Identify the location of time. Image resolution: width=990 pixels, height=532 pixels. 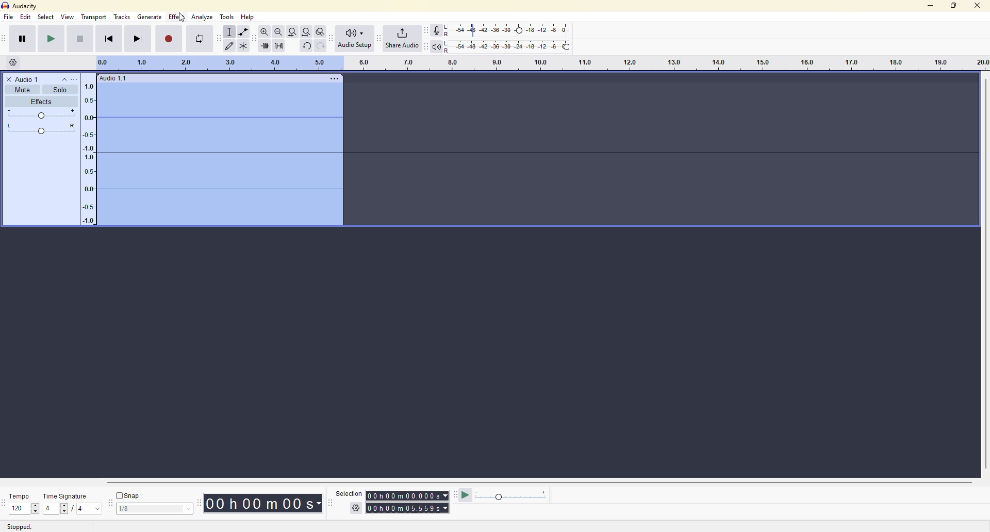
(409, 507).